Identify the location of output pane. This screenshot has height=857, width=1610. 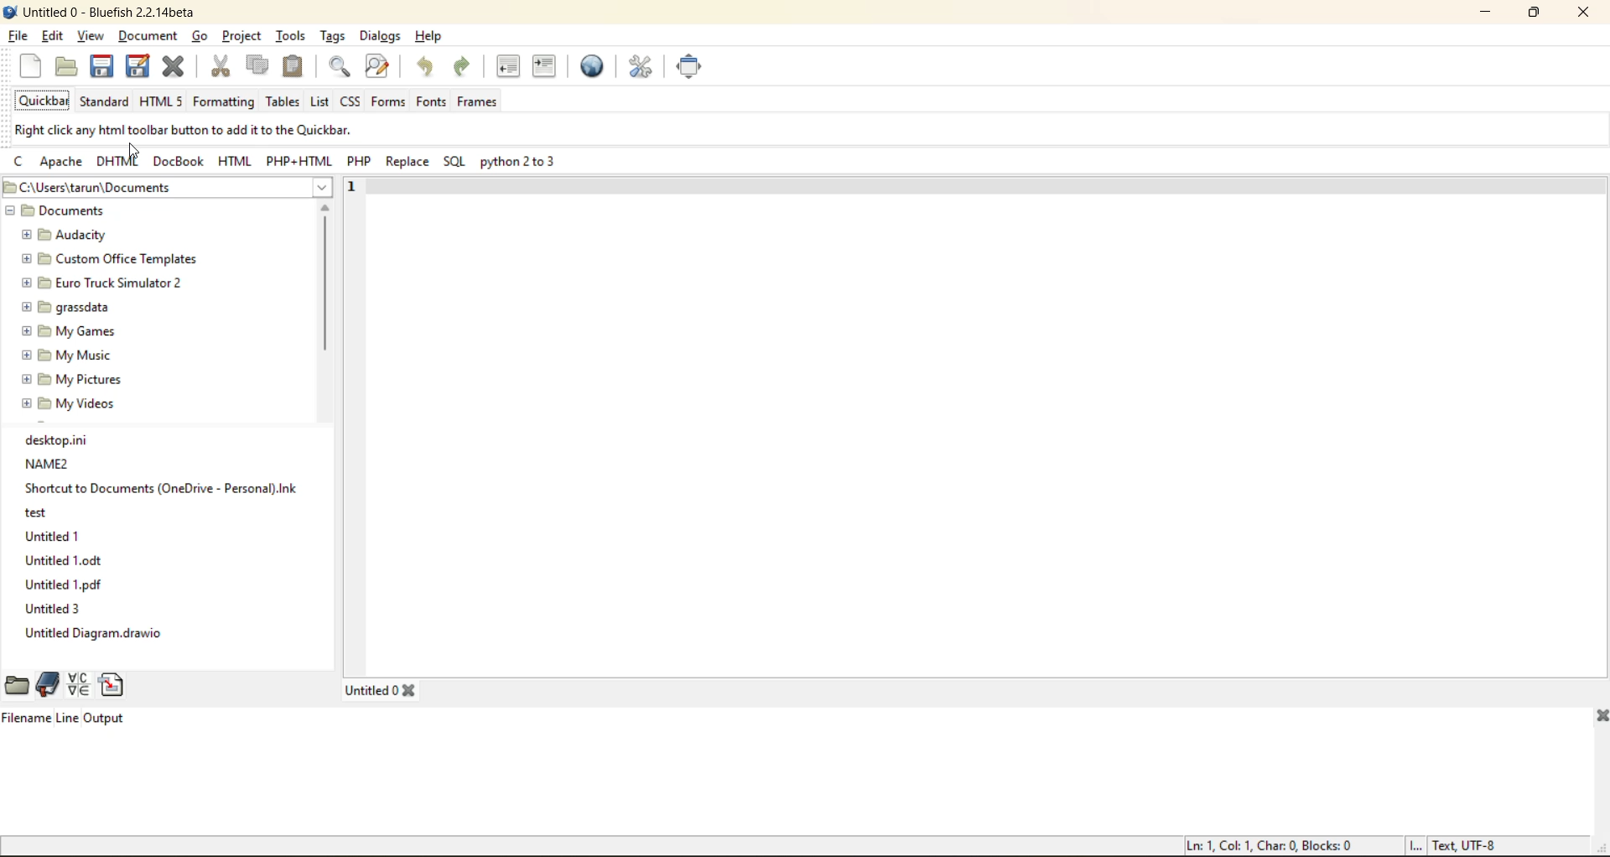
(64, 734).